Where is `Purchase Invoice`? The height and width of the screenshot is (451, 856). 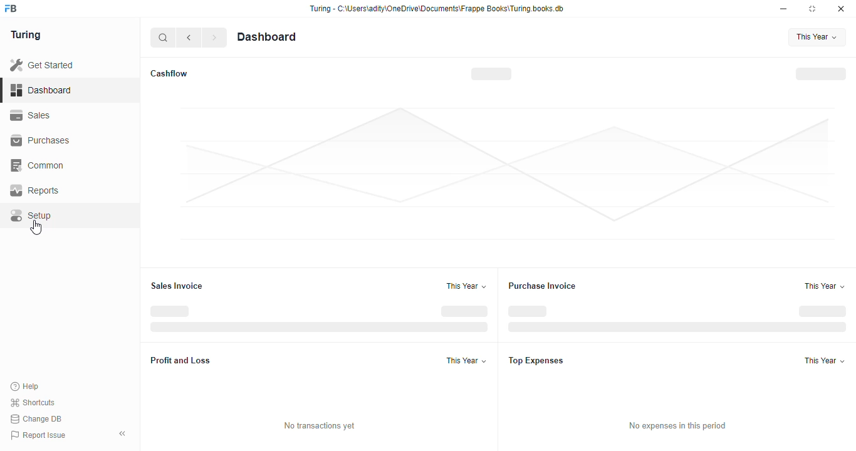 Purchase Invoice is located at coordinates (547, 286).